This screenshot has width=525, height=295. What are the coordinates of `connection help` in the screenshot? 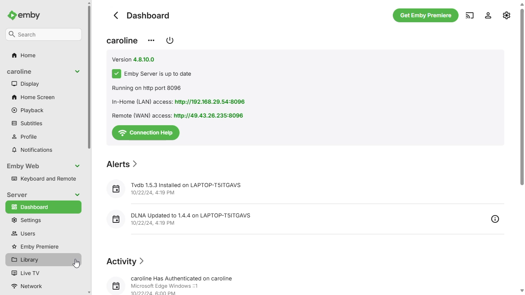 It's located at (146, 133).